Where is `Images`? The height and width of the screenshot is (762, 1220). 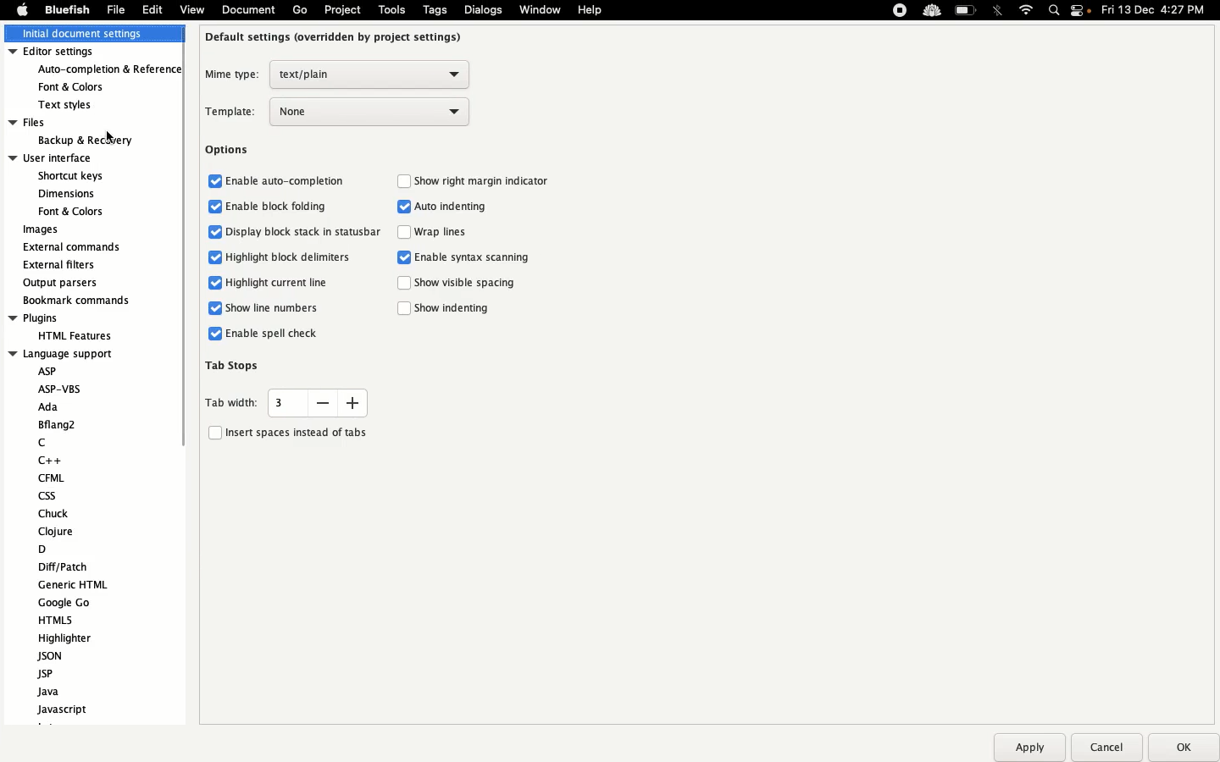
Images is located at coordinates (43, 230).